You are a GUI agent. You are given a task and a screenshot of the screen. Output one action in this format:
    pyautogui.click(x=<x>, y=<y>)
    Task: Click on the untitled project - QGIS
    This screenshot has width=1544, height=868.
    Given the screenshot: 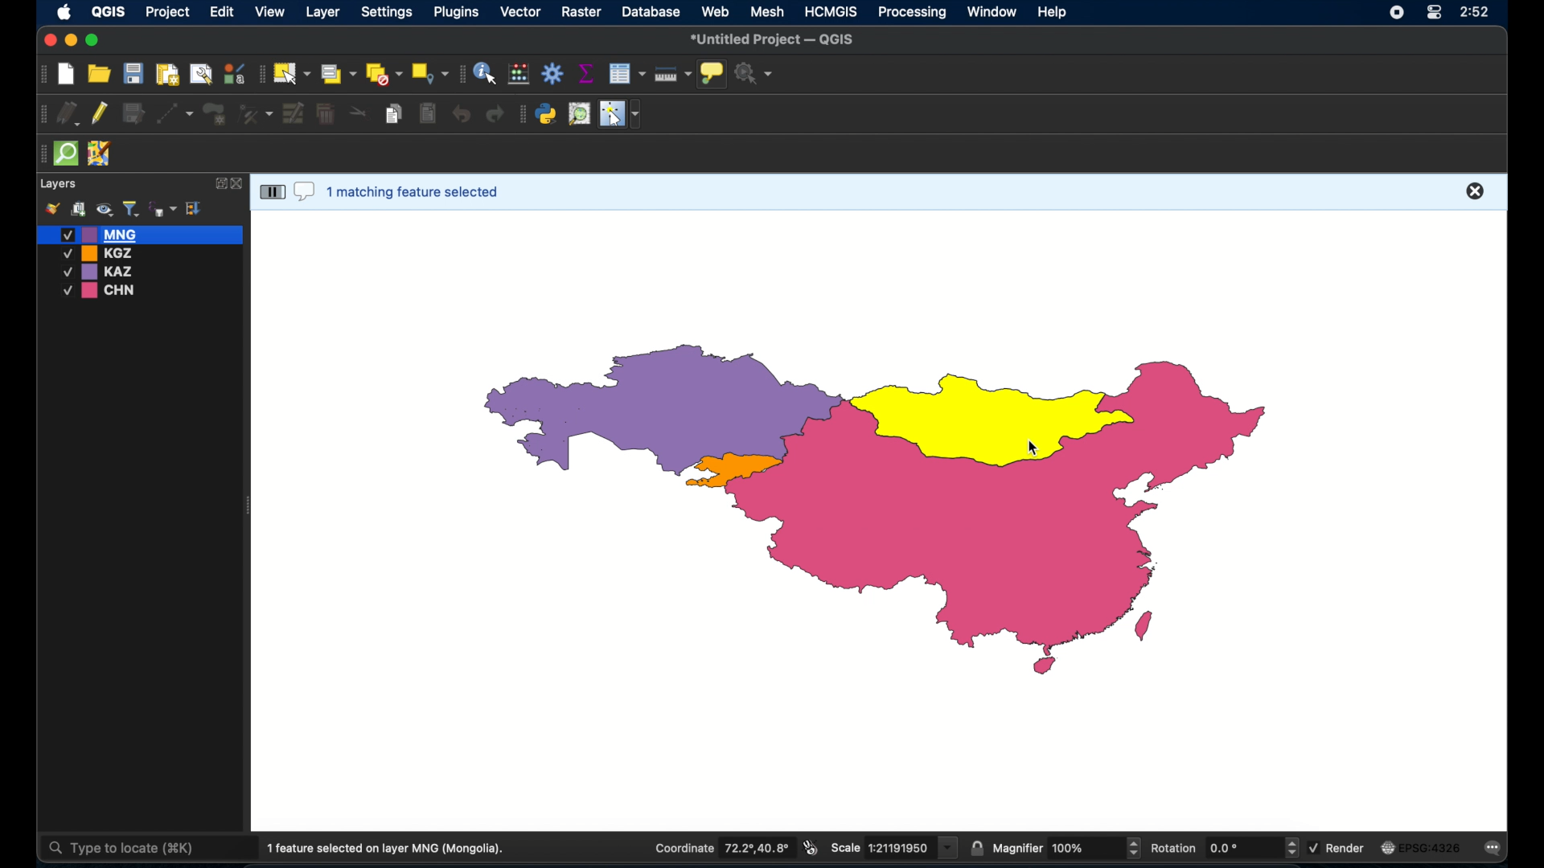 What is the action you would take?
    pyautogui.click(x=774, y=39)
    